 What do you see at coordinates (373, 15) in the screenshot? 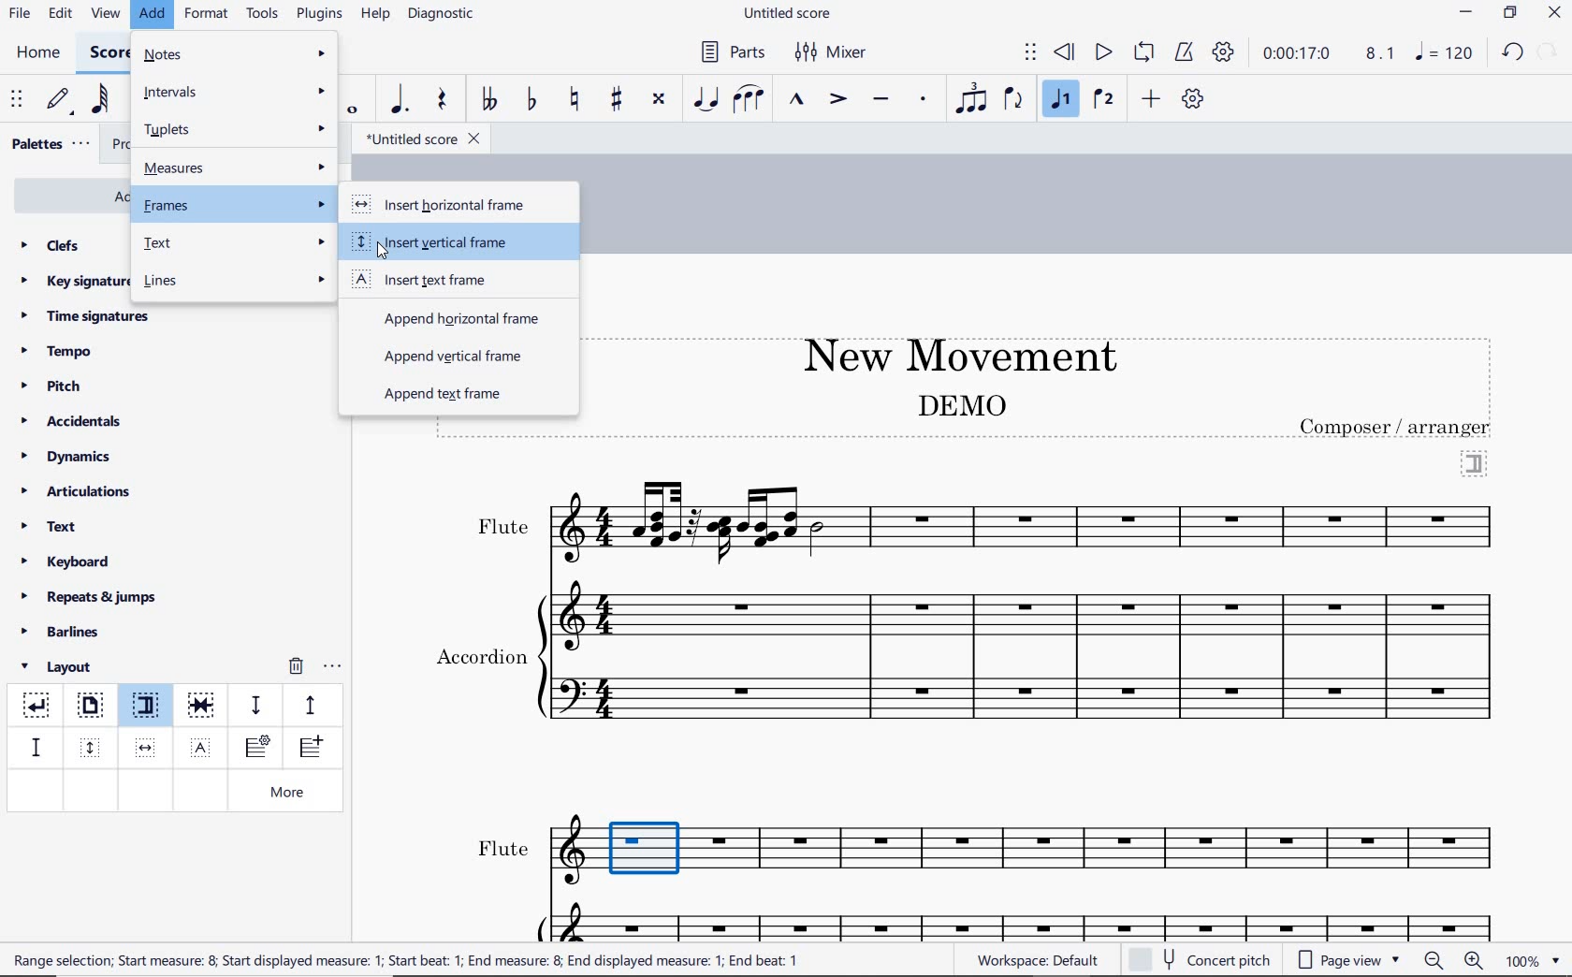
I see `help` at bounding box center [373, 15].